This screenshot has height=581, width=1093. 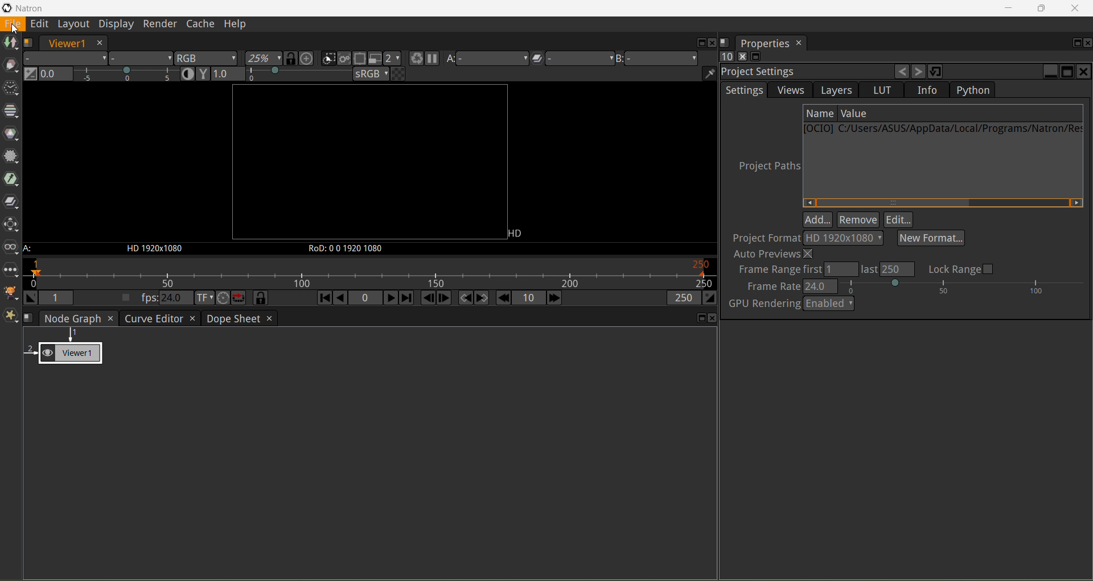 I want to click on The resolution of the input, so click(x=154, y=248).